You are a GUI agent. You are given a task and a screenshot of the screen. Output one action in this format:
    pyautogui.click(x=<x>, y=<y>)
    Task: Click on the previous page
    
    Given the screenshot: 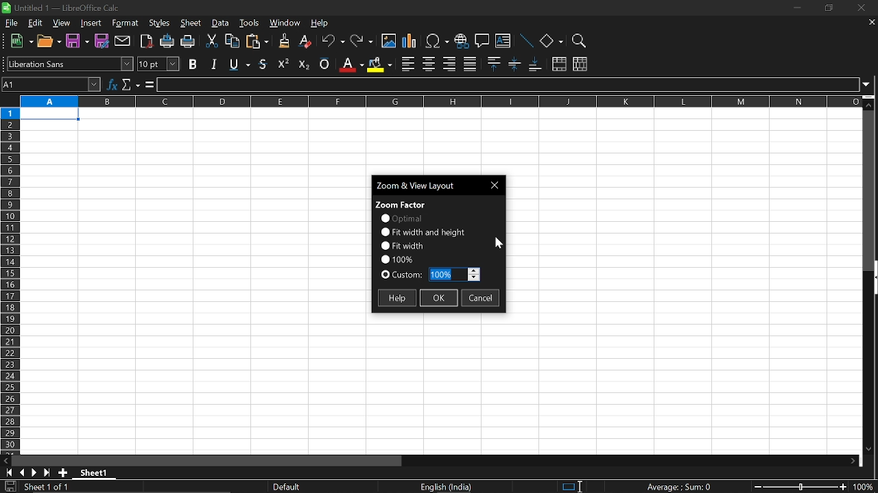 What is the action you would take?
    pyautogui.click(x=22, y=472)
    